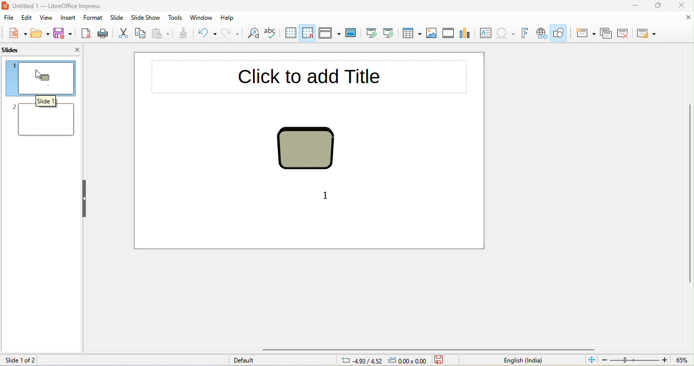 The width and height of the screenshot is (694, 366). I want to click on show draw function, so click(561, 33).